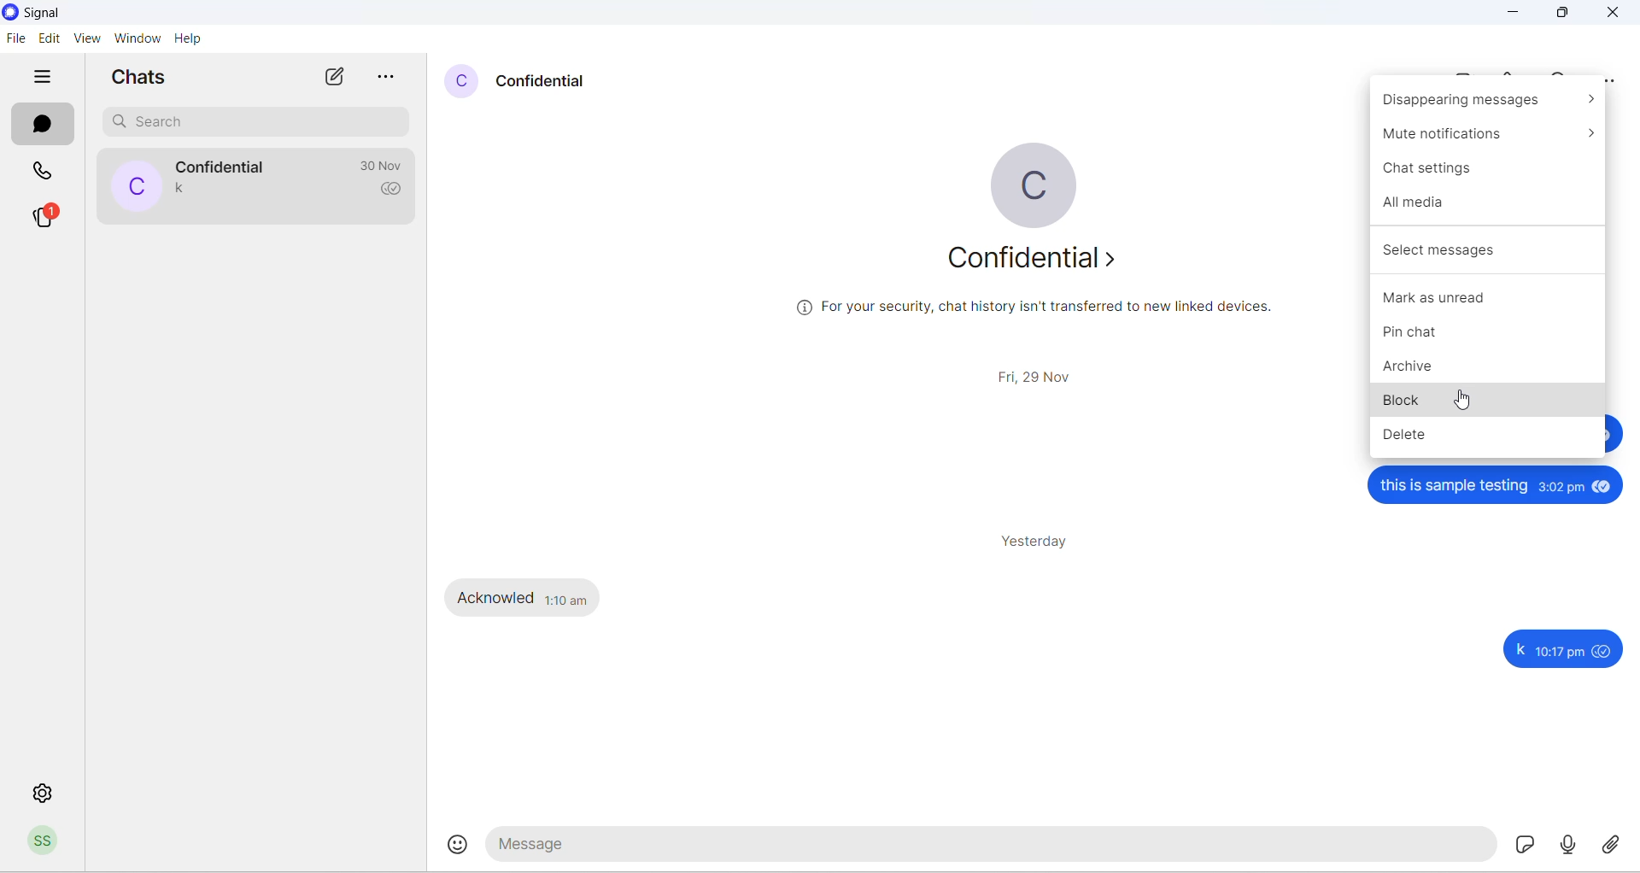 The image size is (1640, 873). I want to click on share attachment, so click(1617, 847).